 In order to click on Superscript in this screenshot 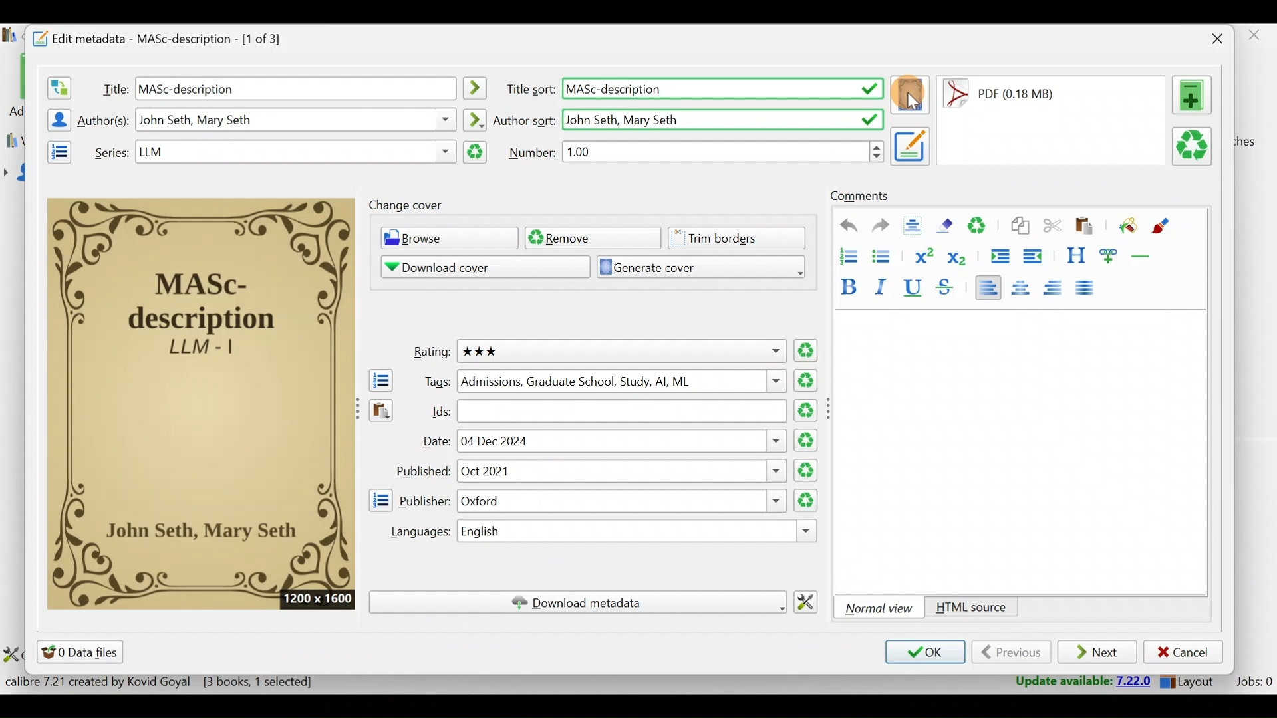, I will do `click(922, 254)`.